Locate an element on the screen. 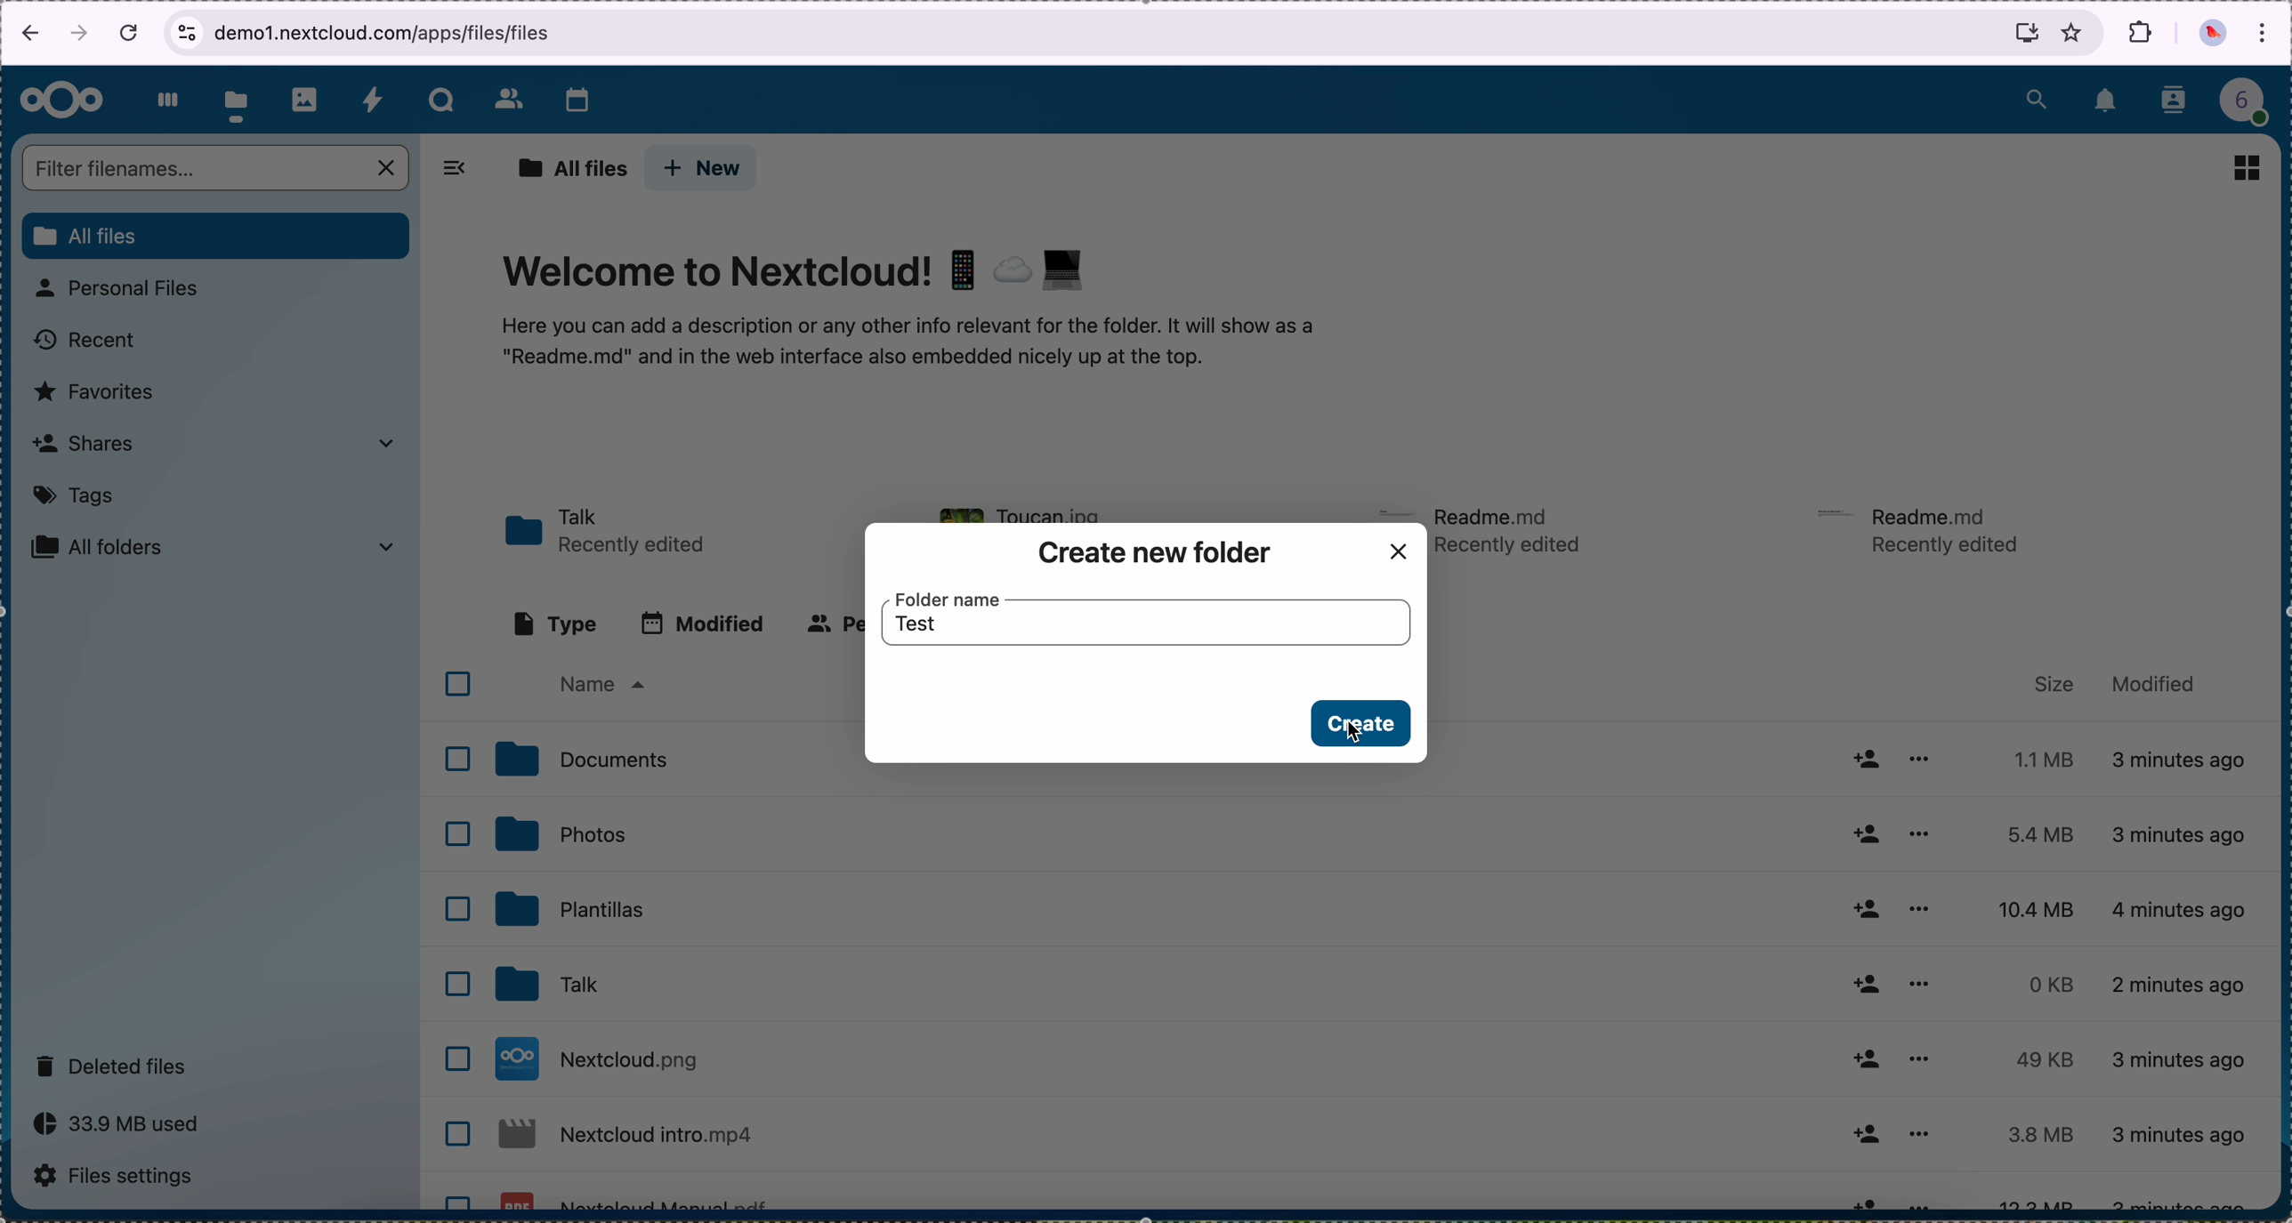 The width and height of the screenshot is (2292, 1223). tags is located at coordinates (76, 495).